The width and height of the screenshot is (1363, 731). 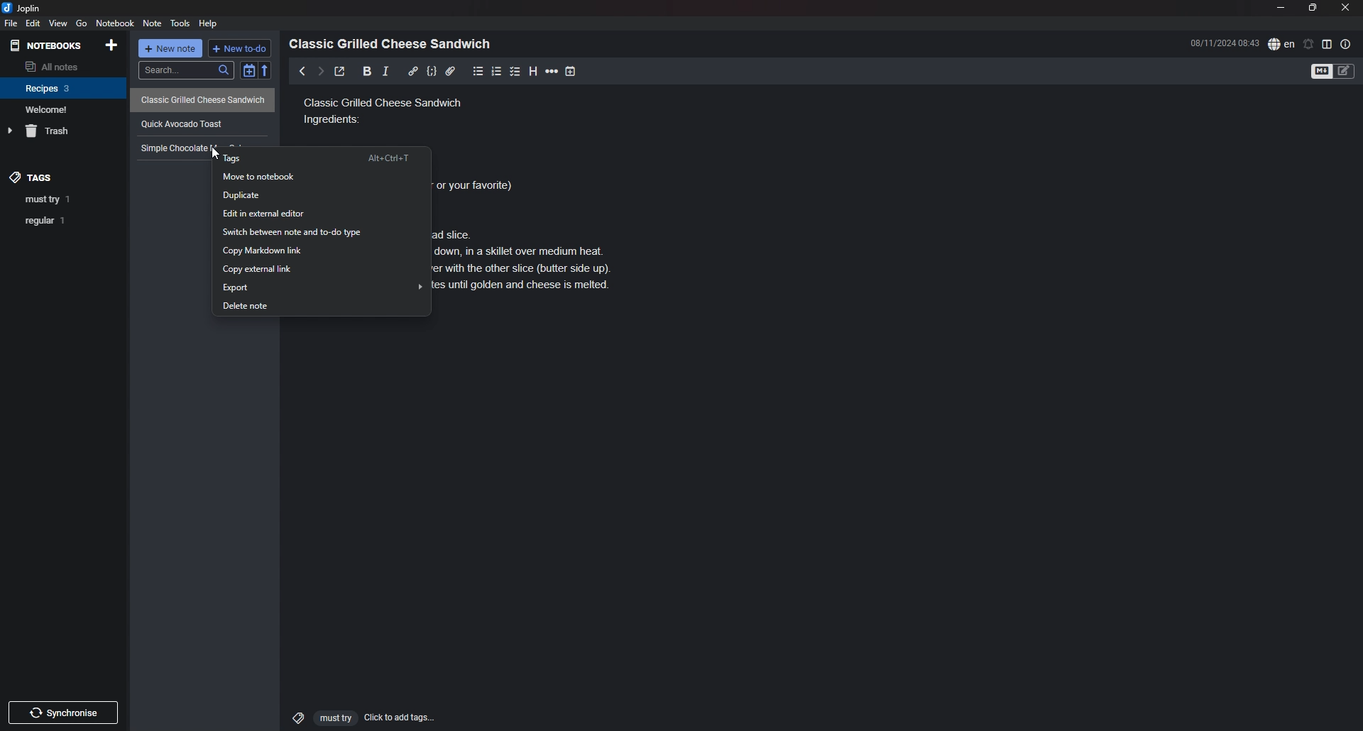 I want to click on notebooks, so click(x=48, y=45).